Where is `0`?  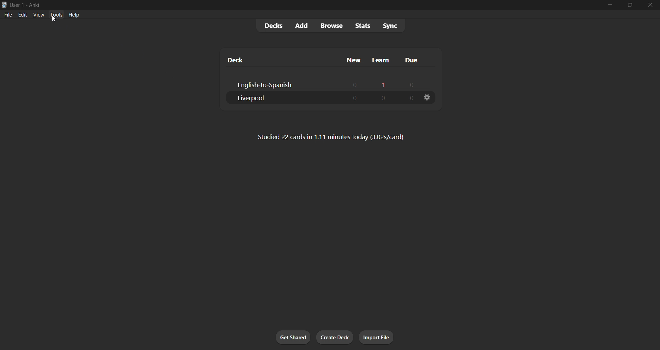 0 is located at coordinates (352, 83).